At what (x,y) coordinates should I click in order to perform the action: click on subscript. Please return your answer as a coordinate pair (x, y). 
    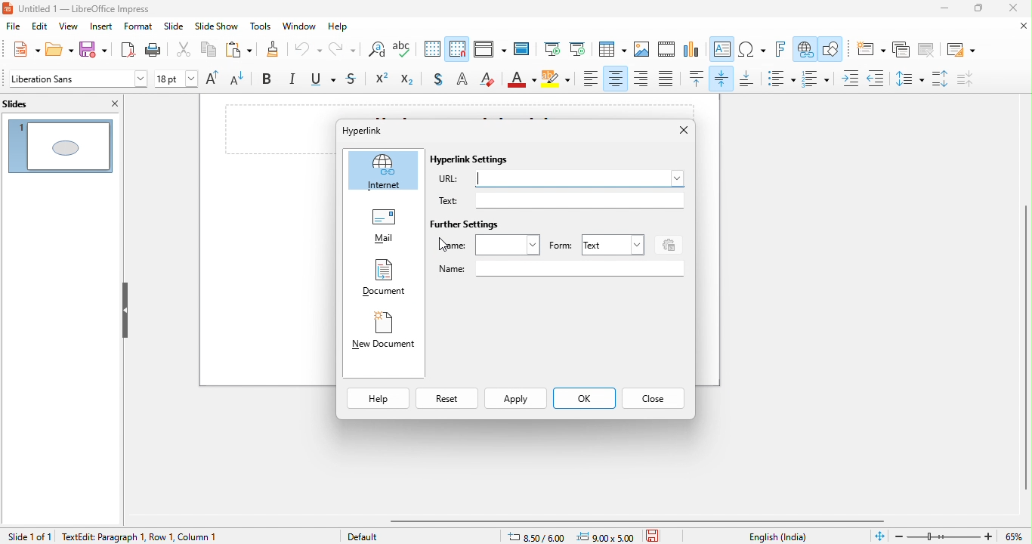
    Looking at the image, I should click on (410, 80).